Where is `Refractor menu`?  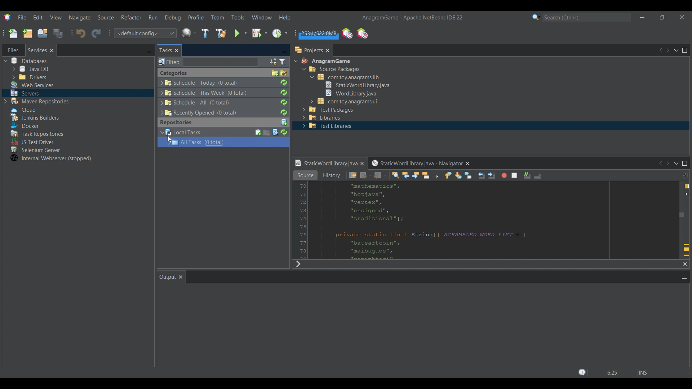
Refractor menu is located at coordinates (132, 17).